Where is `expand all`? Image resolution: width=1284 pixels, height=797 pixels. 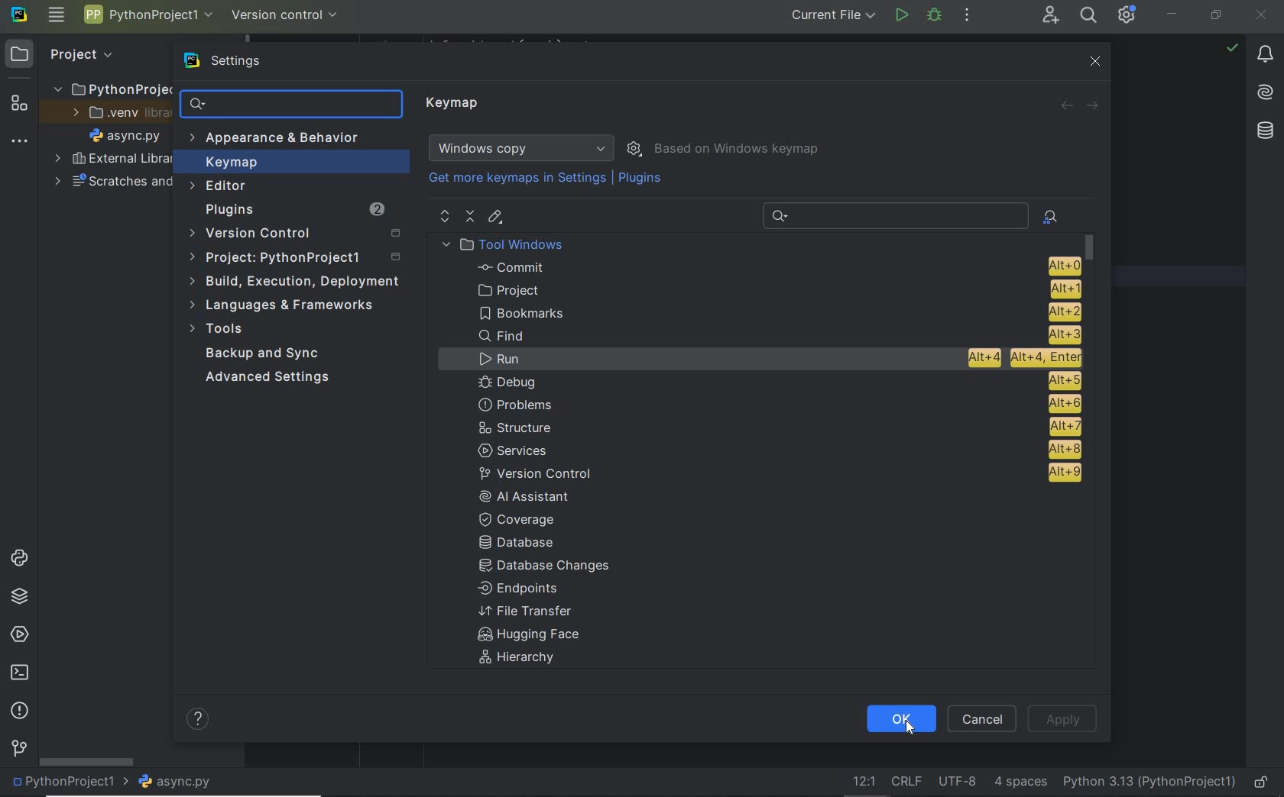
expand all is located at coordinates (443, 216).